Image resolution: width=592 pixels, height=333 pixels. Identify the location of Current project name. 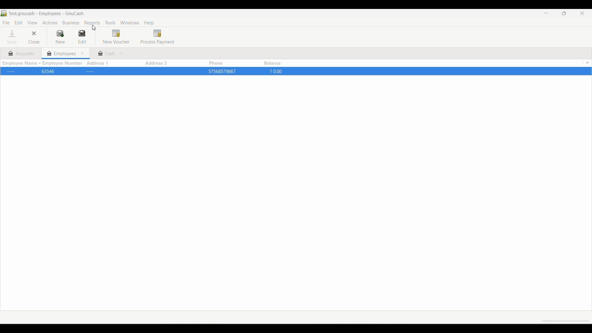
(47, 14).